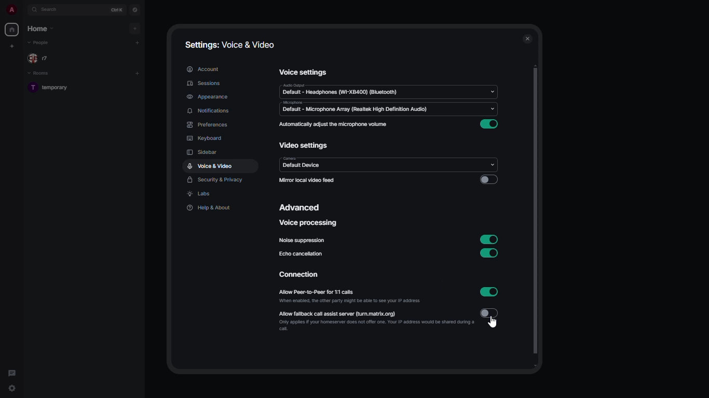 The width and height of the screenshot is (709, 398). Describe the element at coordinates (340, 90) in the screenshot. I see `audio default` at that location.